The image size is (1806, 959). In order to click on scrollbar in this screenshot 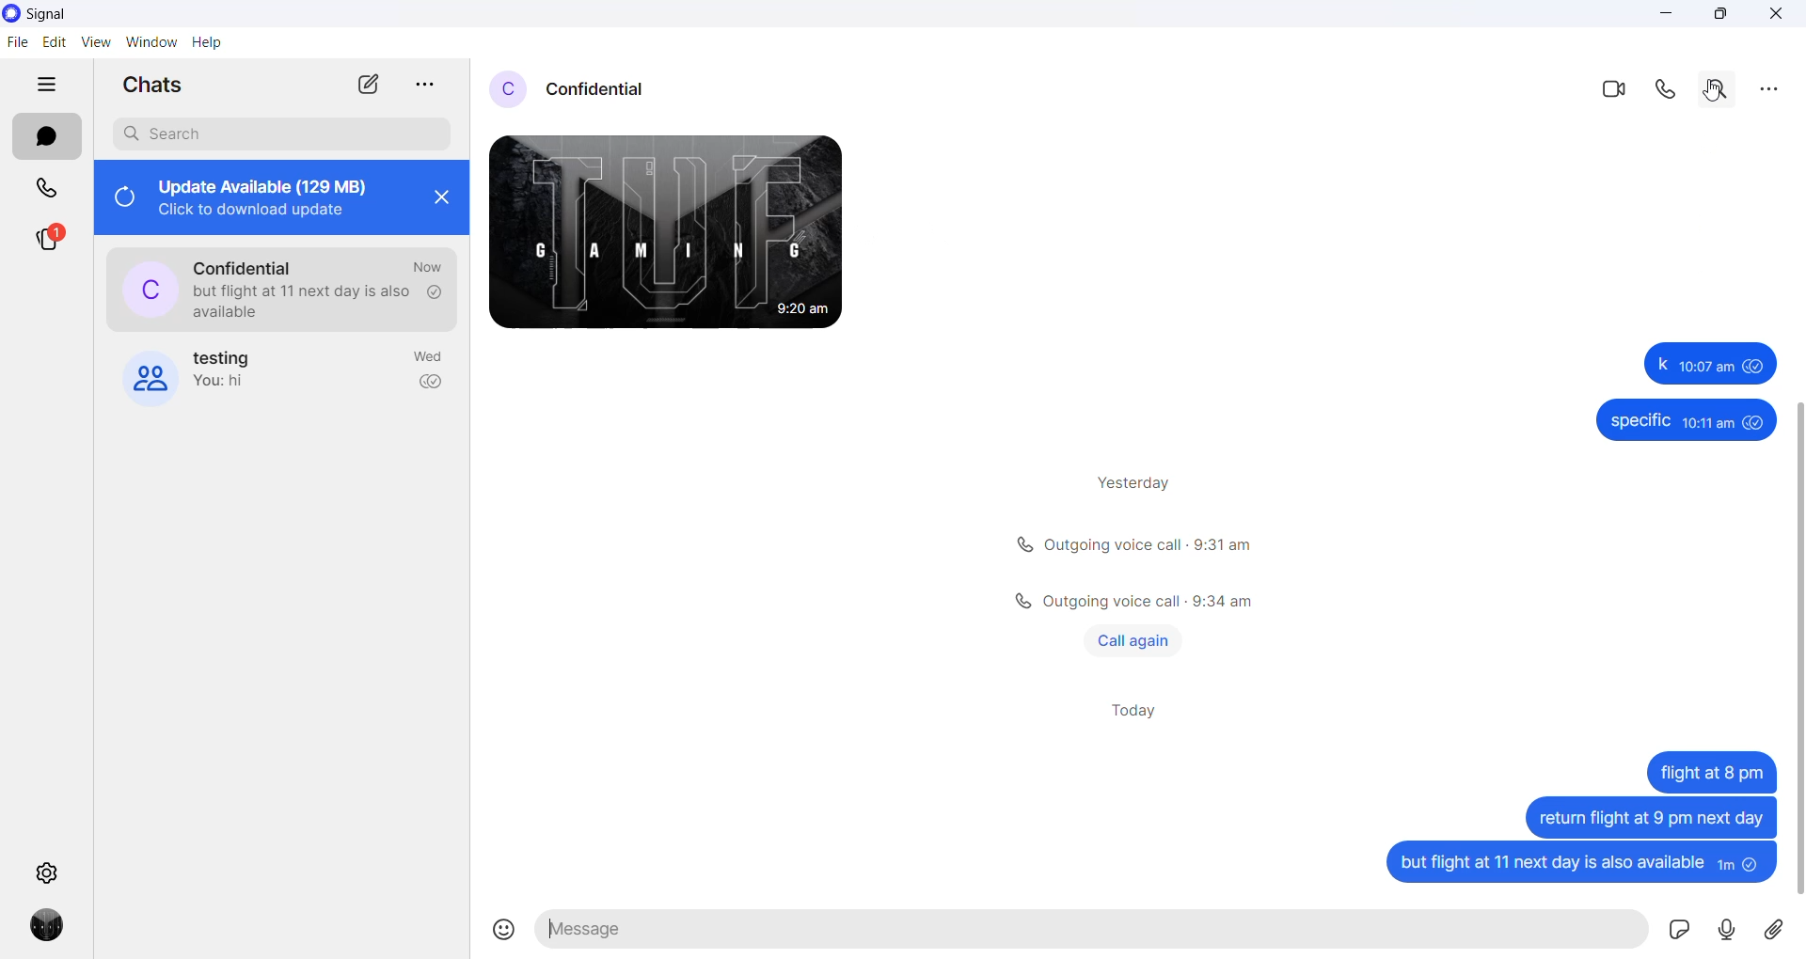, I will do `click(1795, 630)`.